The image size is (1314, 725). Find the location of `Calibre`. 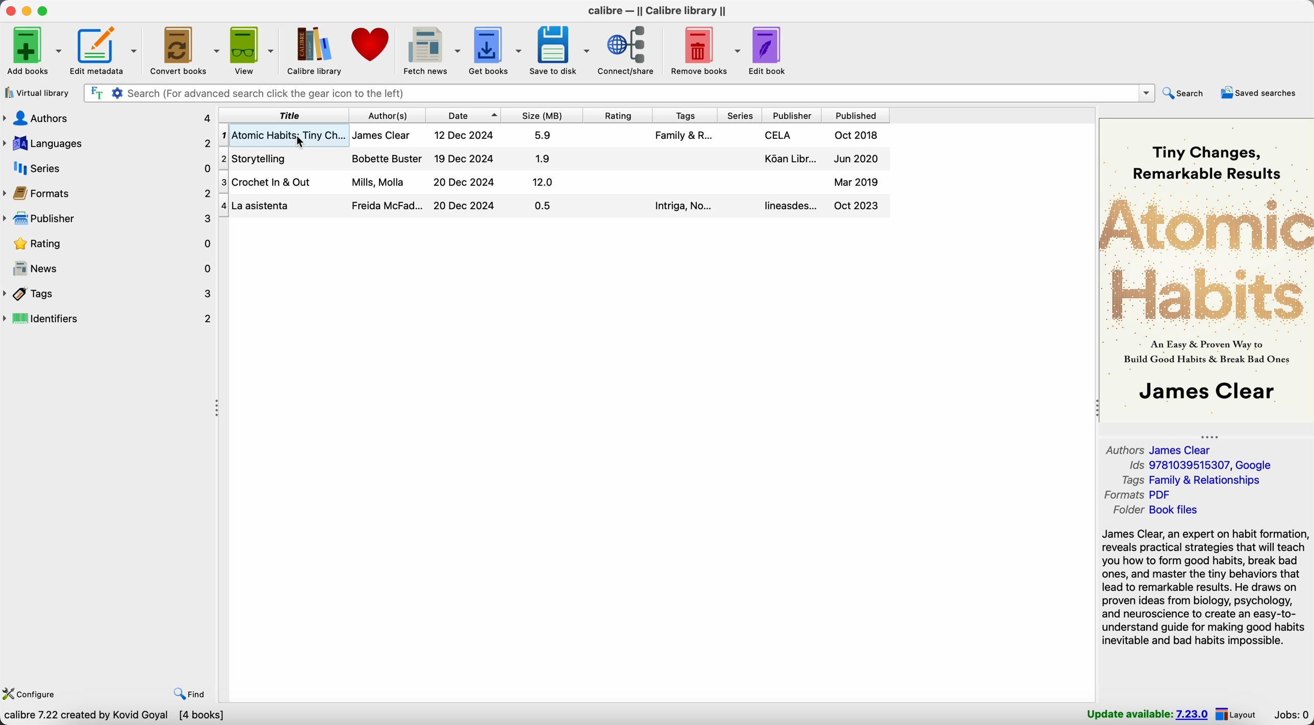

Calibre is located at coordinates (659, 11).